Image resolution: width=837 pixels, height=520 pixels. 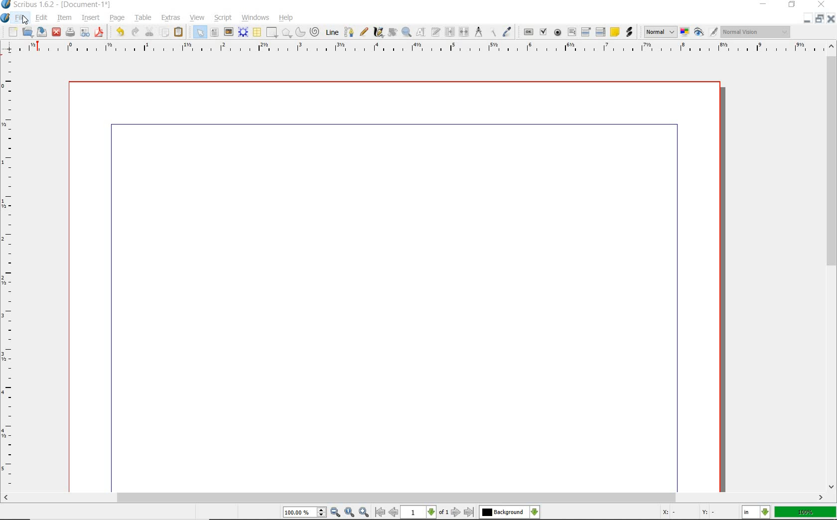 What do you see at coordinates (333, 32) in the screenshot?
I see `line` at bounding box center [333, 32].